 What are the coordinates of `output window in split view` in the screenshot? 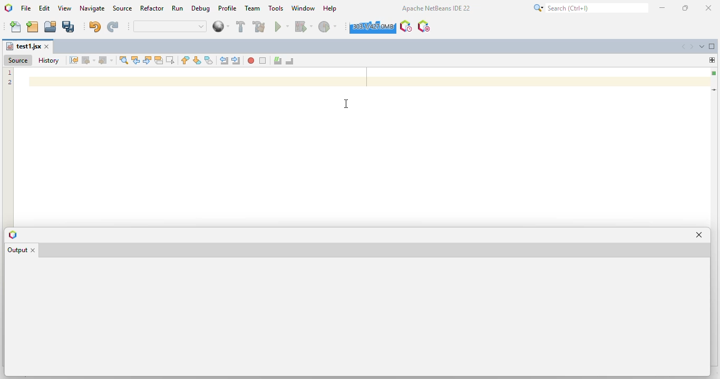 It's located at (356, 317).